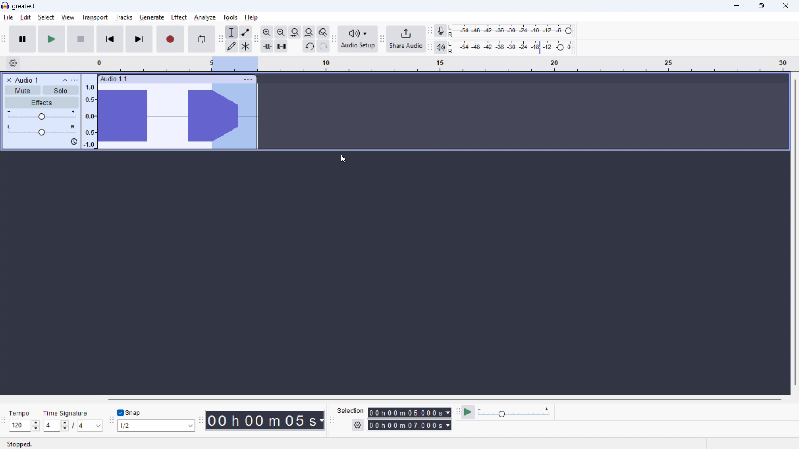 The width and height of the screenshot is (799, 449). Describe the element at coordinates (333, 421) in the screenshot. I see `Selection toolbar ` at that location.